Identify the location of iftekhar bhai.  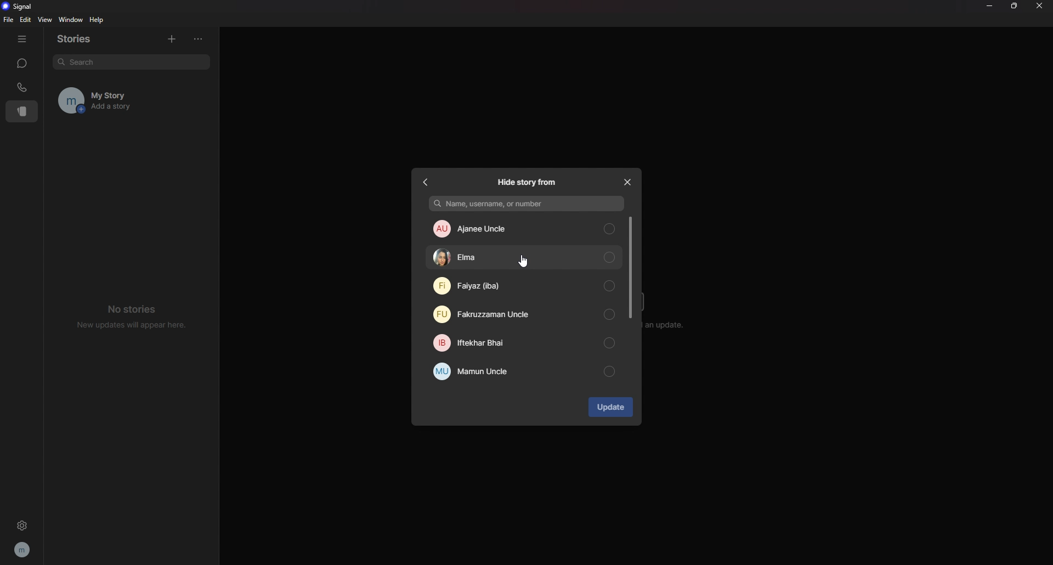
(523, 343).